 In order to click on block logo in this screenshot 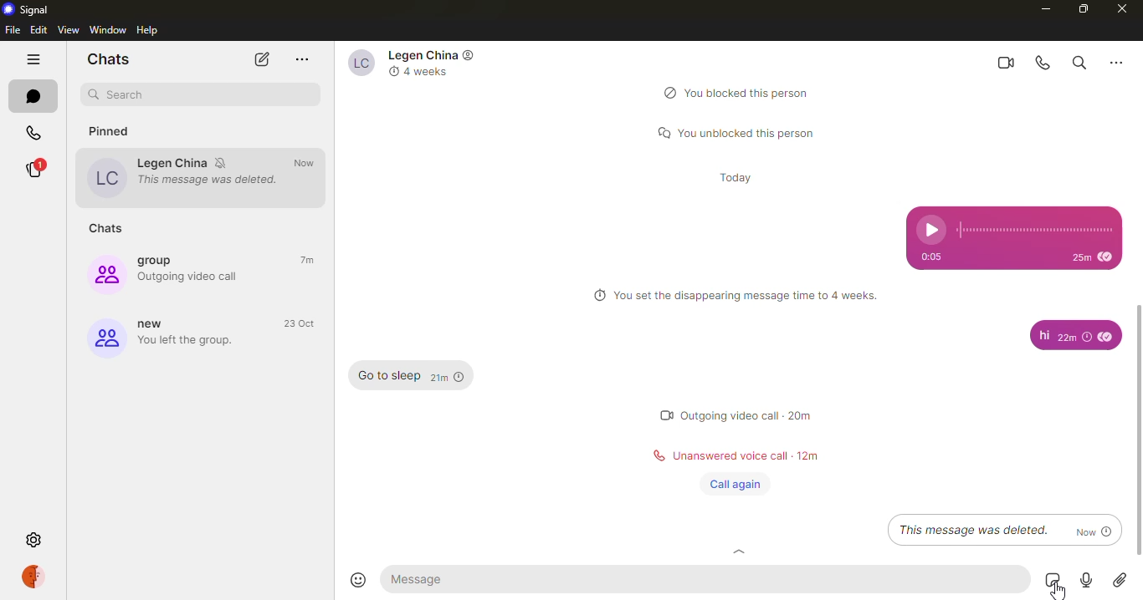, I will do `click(667, 92)`.